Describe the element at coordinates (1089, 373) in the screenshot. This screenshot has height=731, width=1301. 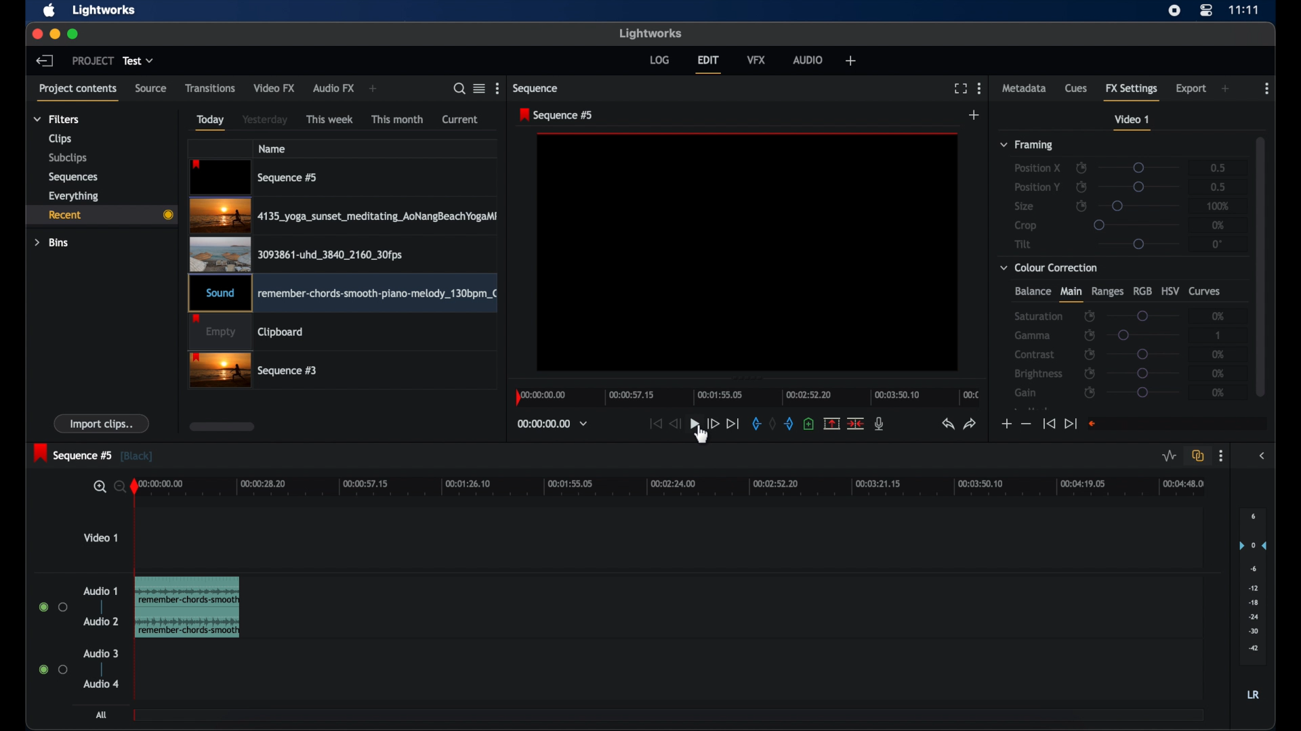
I see `enable/disable keyframes` at that location.